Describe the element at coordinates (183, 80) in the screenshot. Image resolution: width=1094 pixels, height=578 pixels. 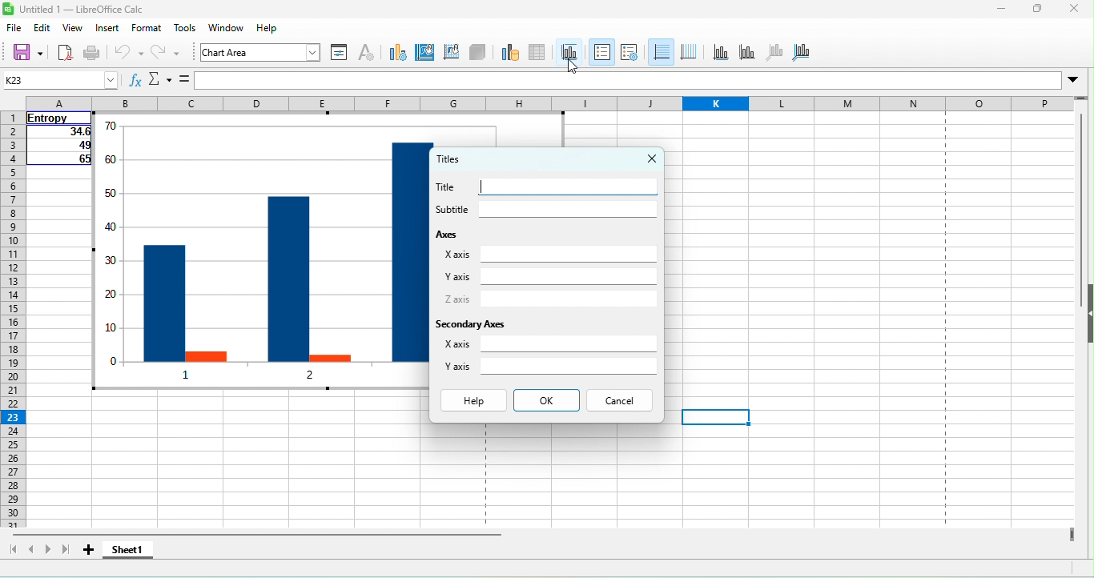
I see `formula` at that location.